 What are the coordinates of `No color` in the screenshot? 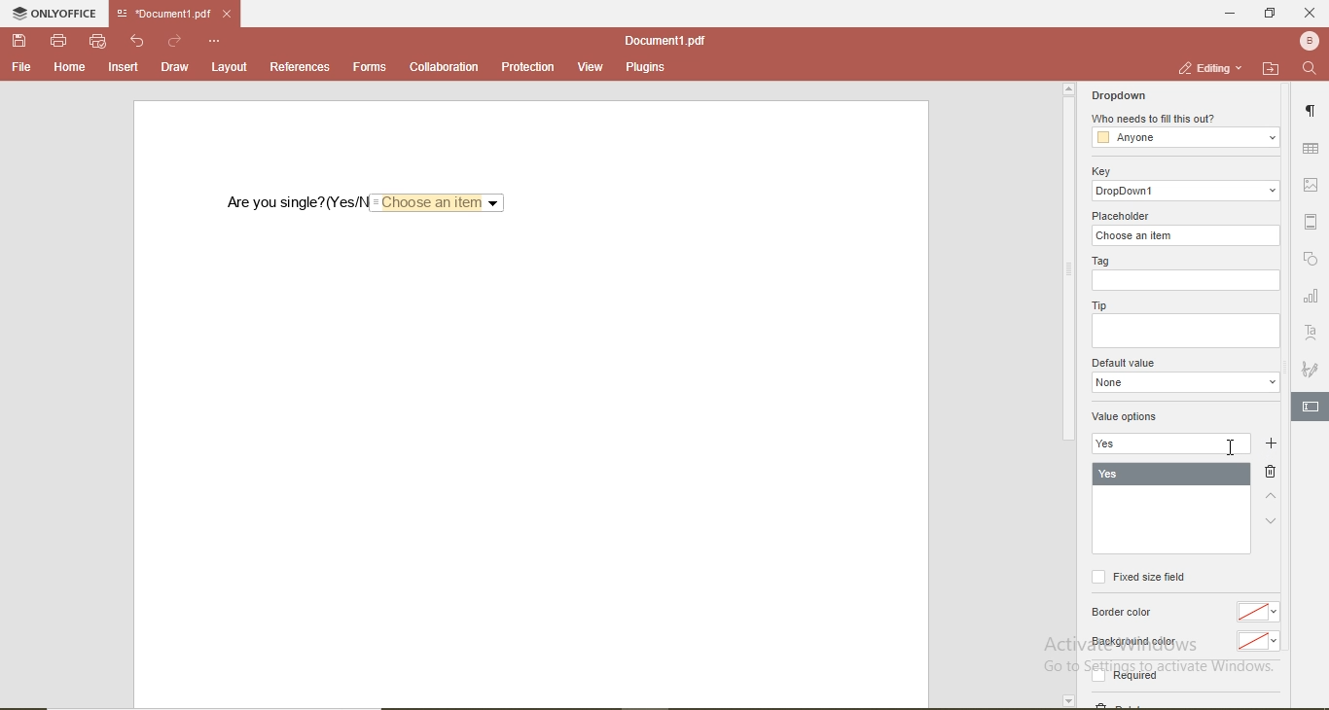 It's located at (1257, 642).